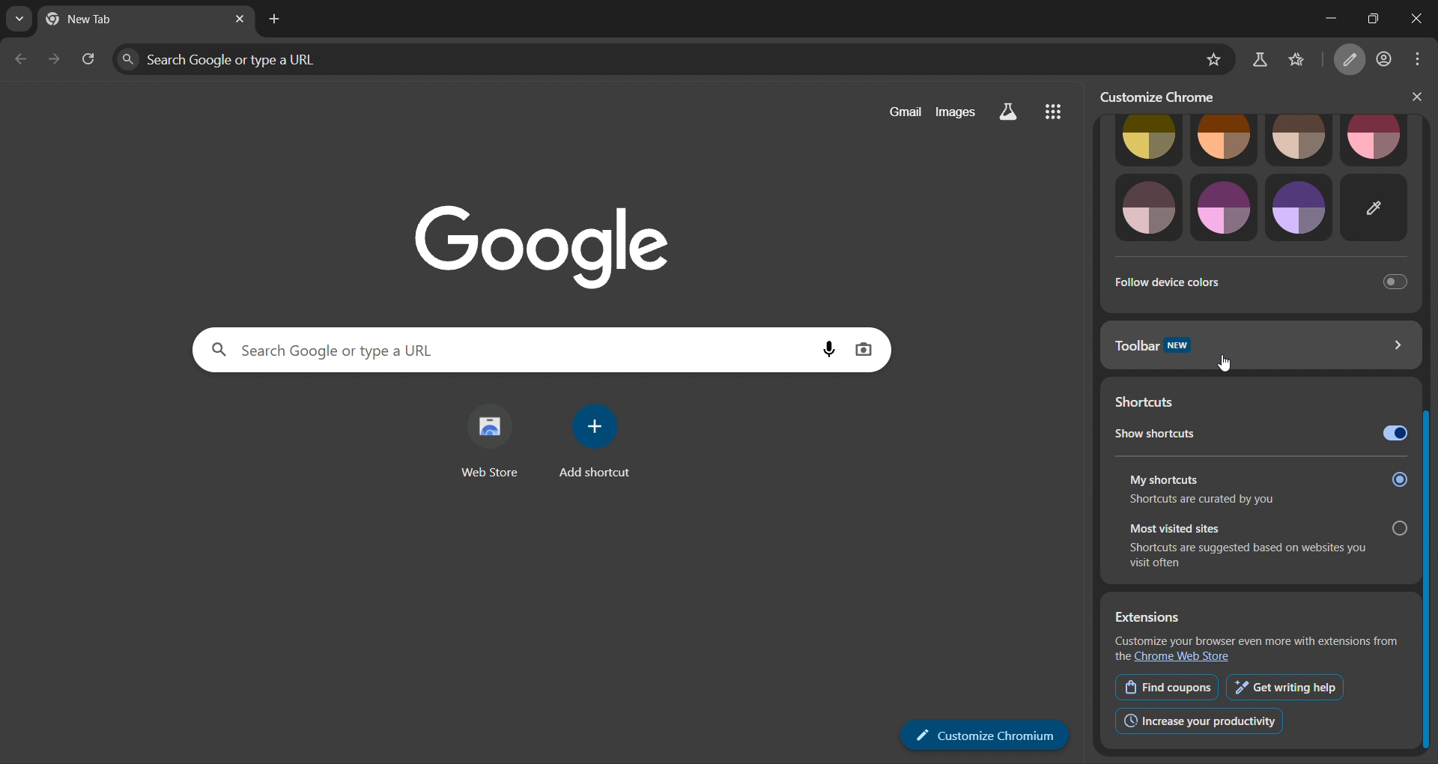 The width and height of the screenshot is (1438, 764). What do you see at coordinates (1016, 112) in the screenshot?
I see `search labs` at bounding box center [1016, 112].